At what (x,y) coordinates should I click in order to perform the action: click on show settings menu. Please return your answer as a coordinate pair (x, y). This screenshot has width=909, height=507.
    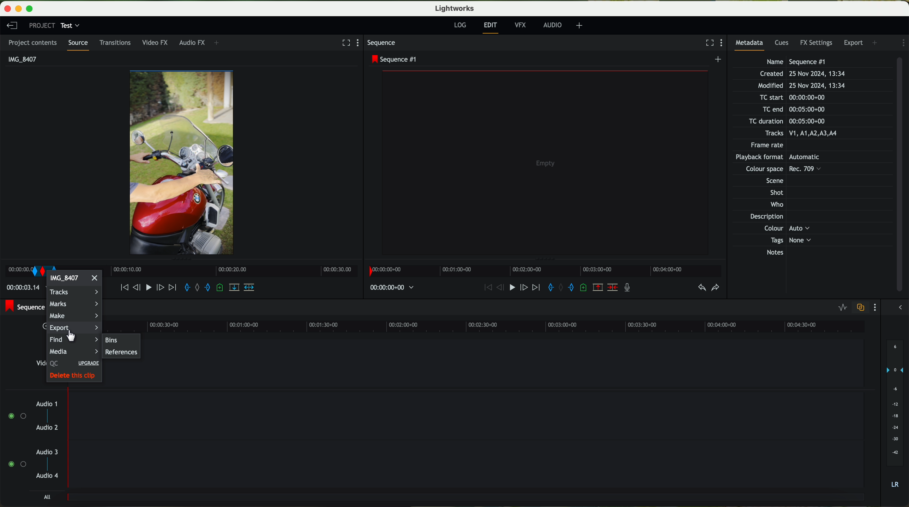
    Looking at the image, I should click on (877, 307).